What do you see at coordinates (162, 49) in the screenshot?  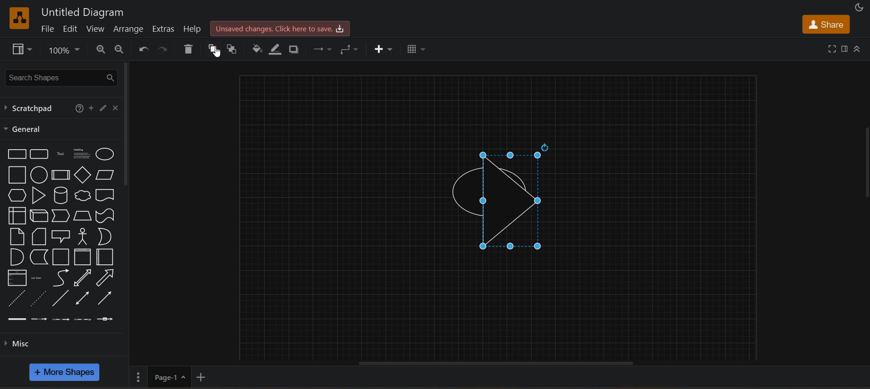 I see `redo` at bounding box center [162, 49].